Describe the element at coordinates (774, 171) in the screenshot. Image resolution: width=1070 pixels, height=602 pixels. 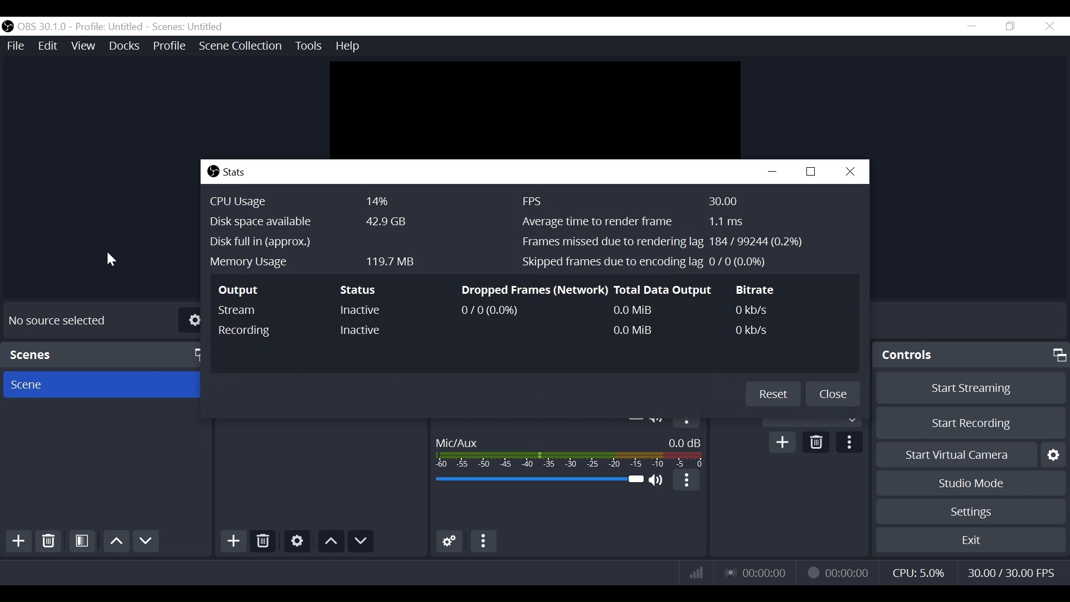
I see `minimize` at that location.